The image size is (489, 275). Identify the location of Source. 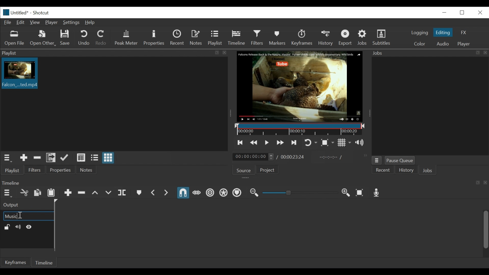
(242, 170).